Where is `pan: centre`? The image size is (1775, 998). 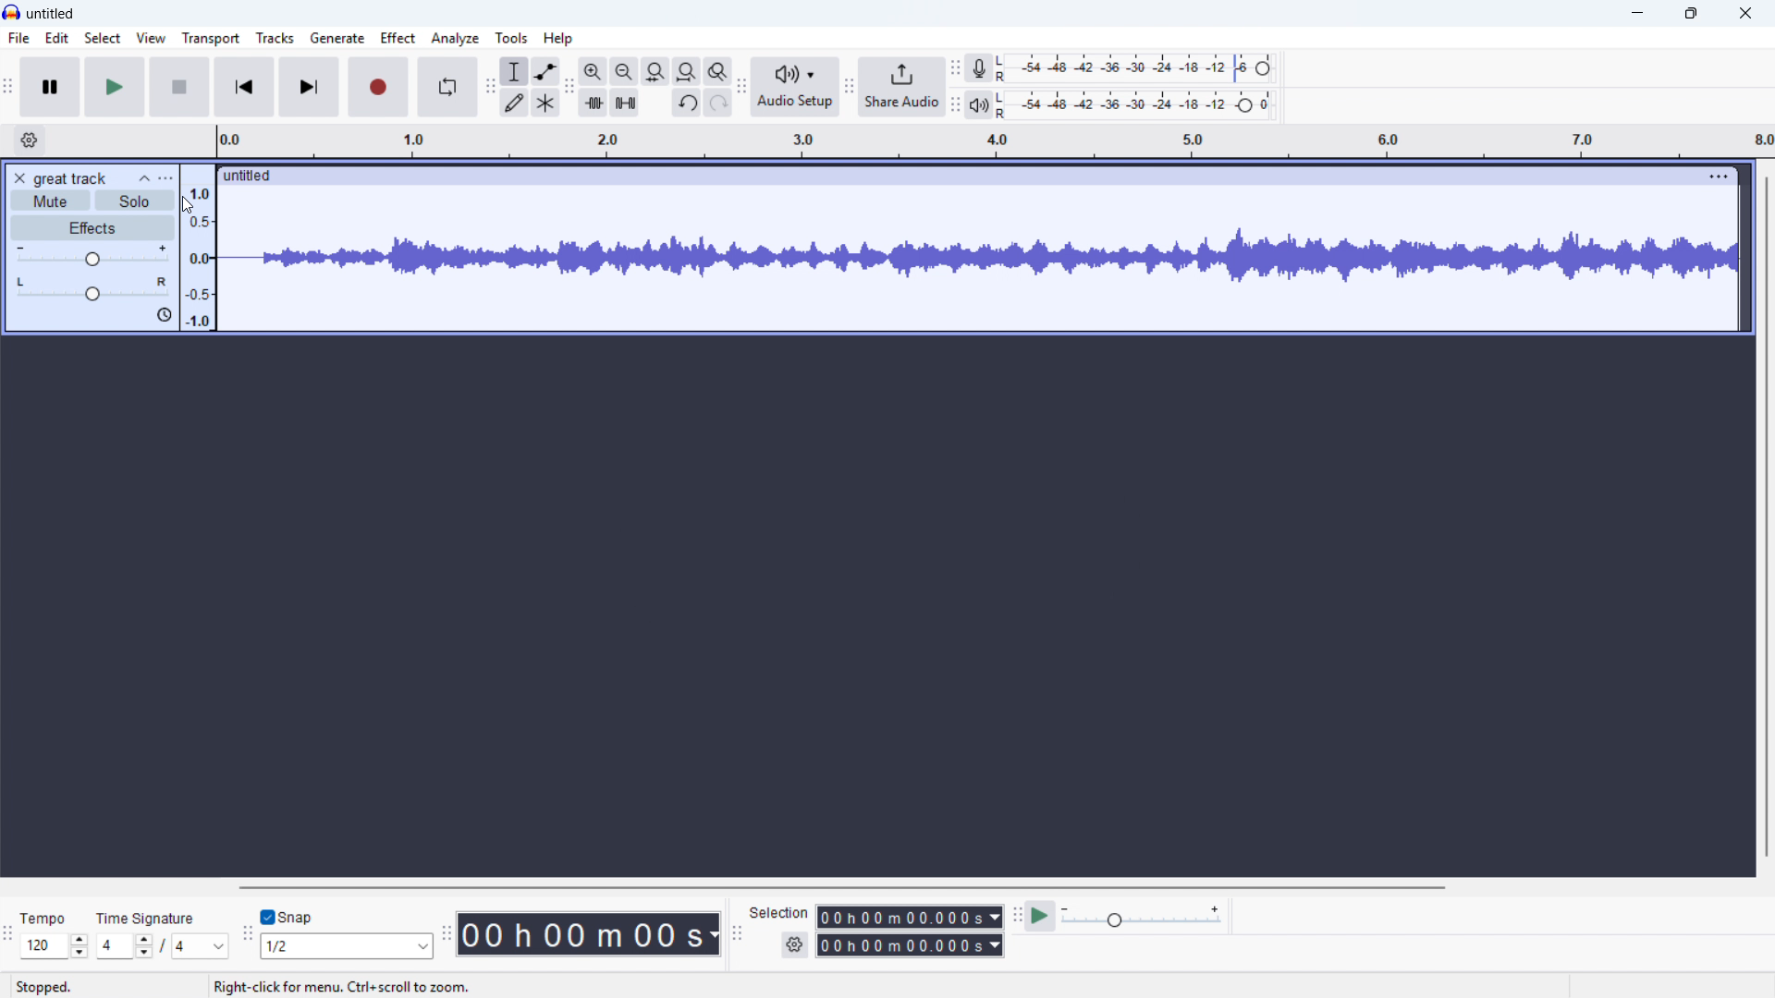
pan: centre is located at coordinates (93, 289).